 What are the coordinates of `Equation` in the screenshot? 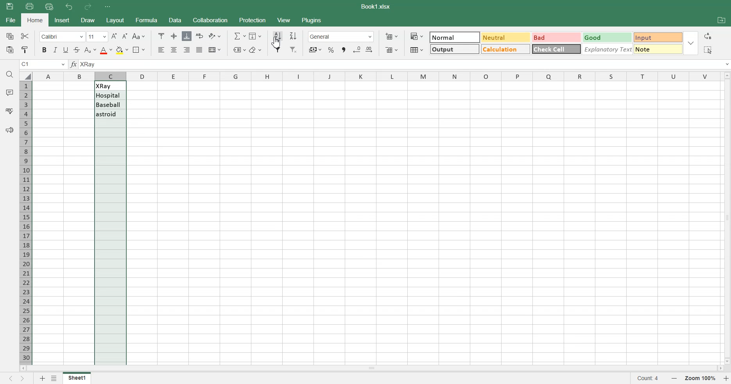 It's located at (239, 36).